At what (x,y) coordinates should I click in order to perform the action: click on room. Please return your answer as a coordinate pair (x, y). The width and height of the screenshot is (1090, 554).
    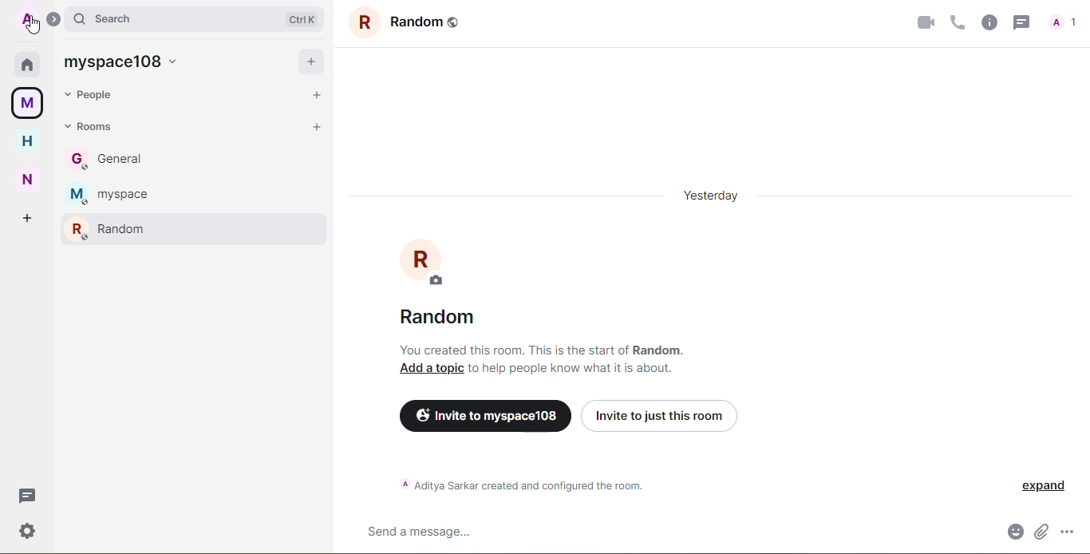
    Looking at the image, I should click on (106, 228).